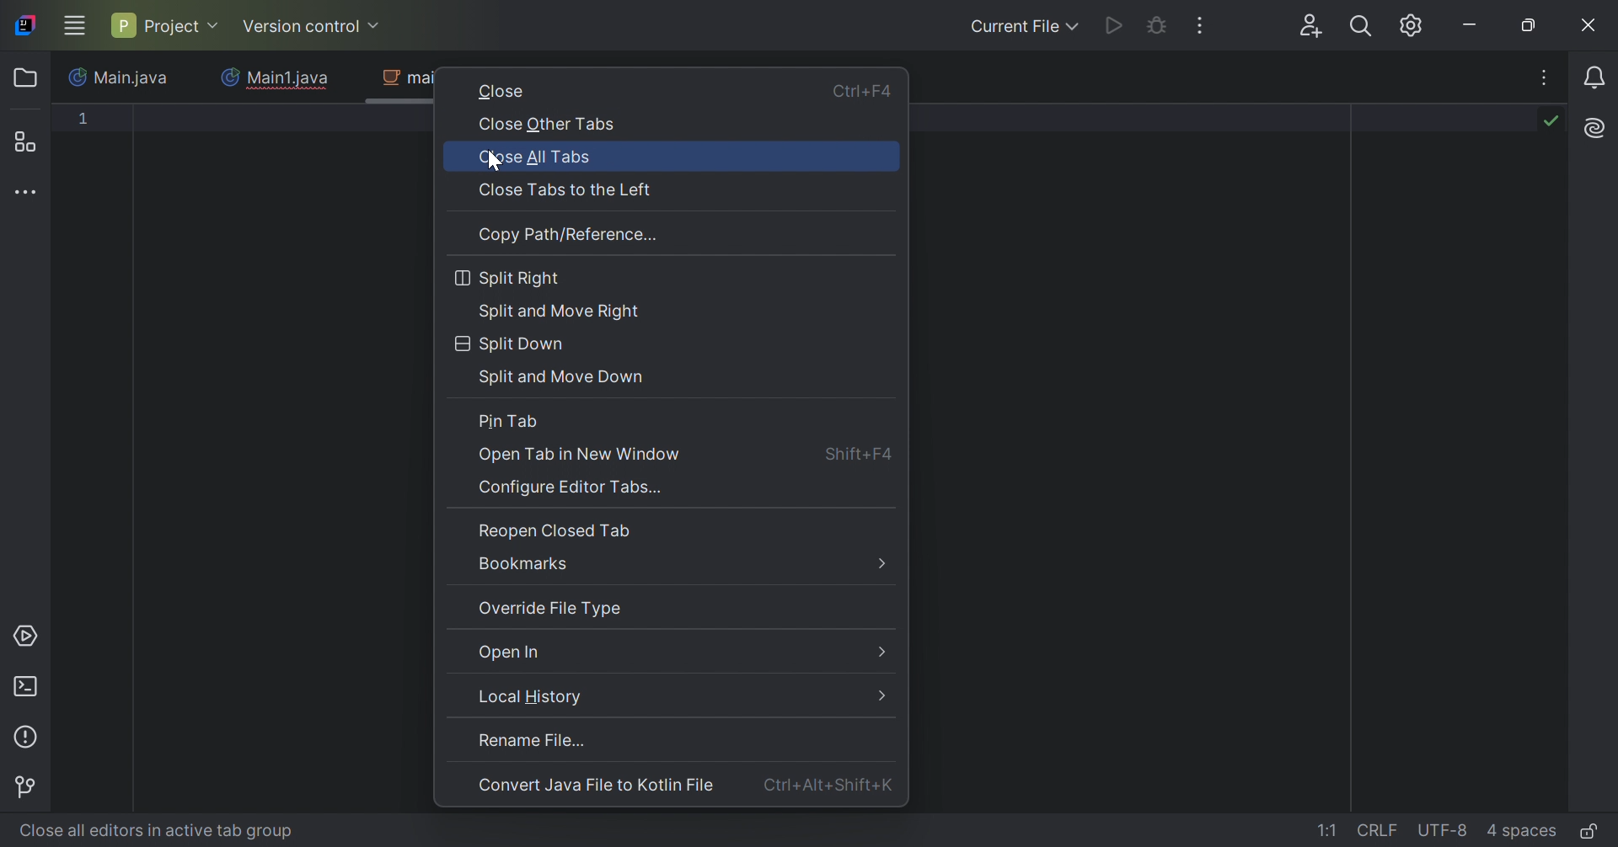 The width and height of the screenshot is (1618, 847). Describe the element at coordinates (500, 162) in the screenshot. I see `cursor` at that location.